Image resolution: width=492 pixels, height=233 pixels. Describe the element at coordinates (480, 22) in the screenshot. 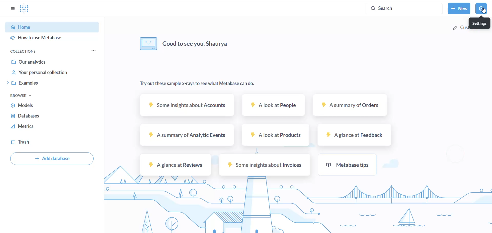

I see `settings` at that location.